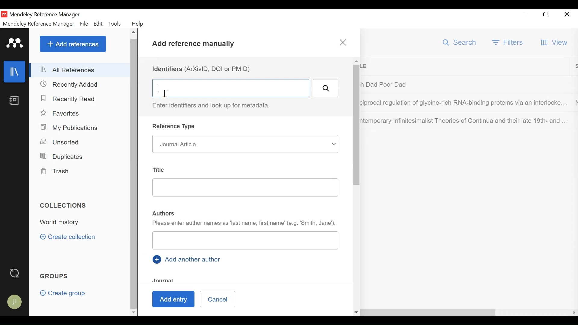 The height and width of the screenshot is (325, 578). What do you see at coordinates (203, 69) in the screenshot?
I see `Identifiers (ArXivID, DOI or PMID)` at bounding box center [203, 69].